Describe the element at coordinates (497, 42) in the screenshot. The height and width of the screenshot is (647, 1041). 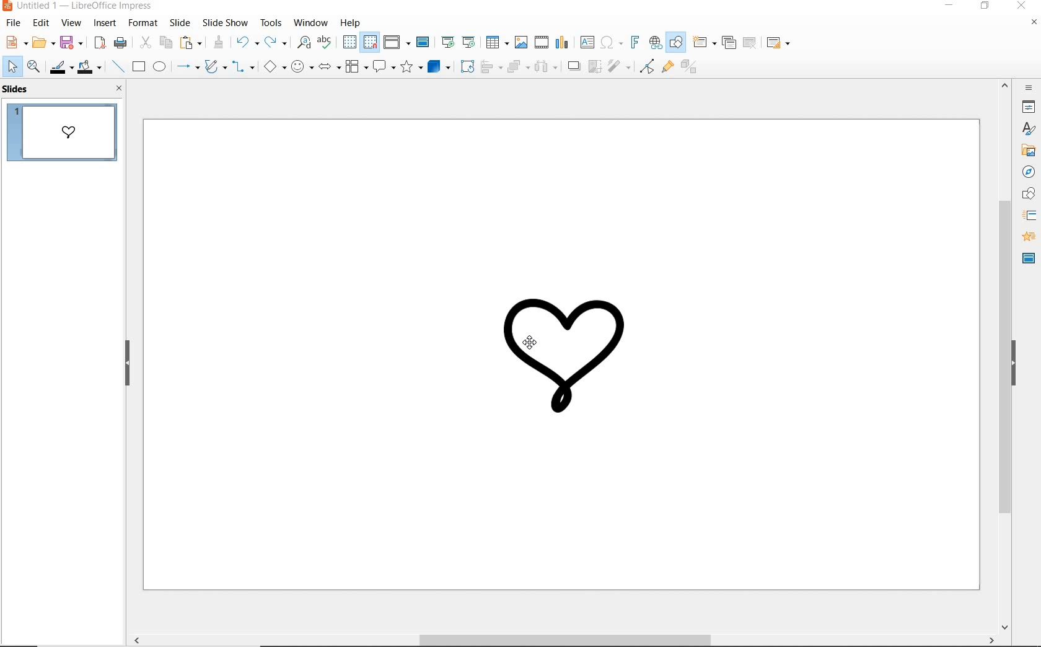
I see `insert table` at that location.